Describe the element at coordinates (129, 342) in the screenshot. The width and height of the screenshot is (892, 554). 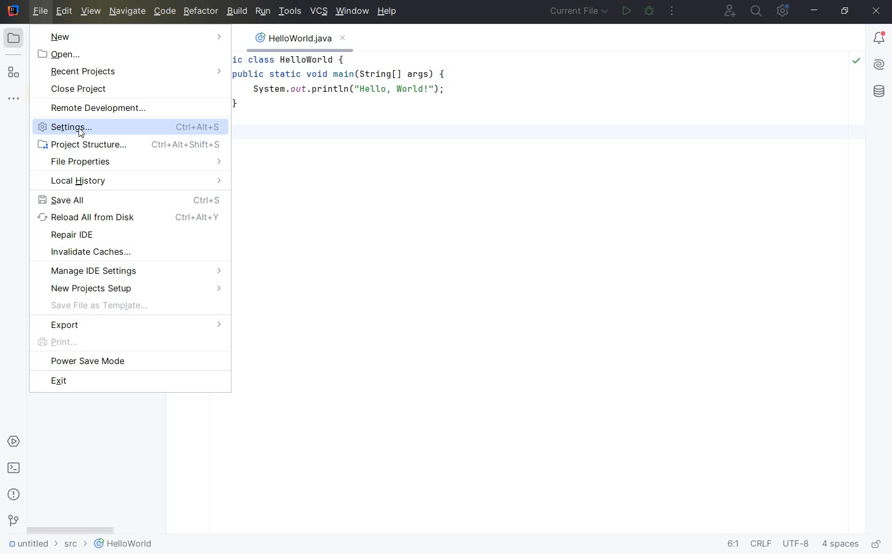
I see `PRINT` at that location.